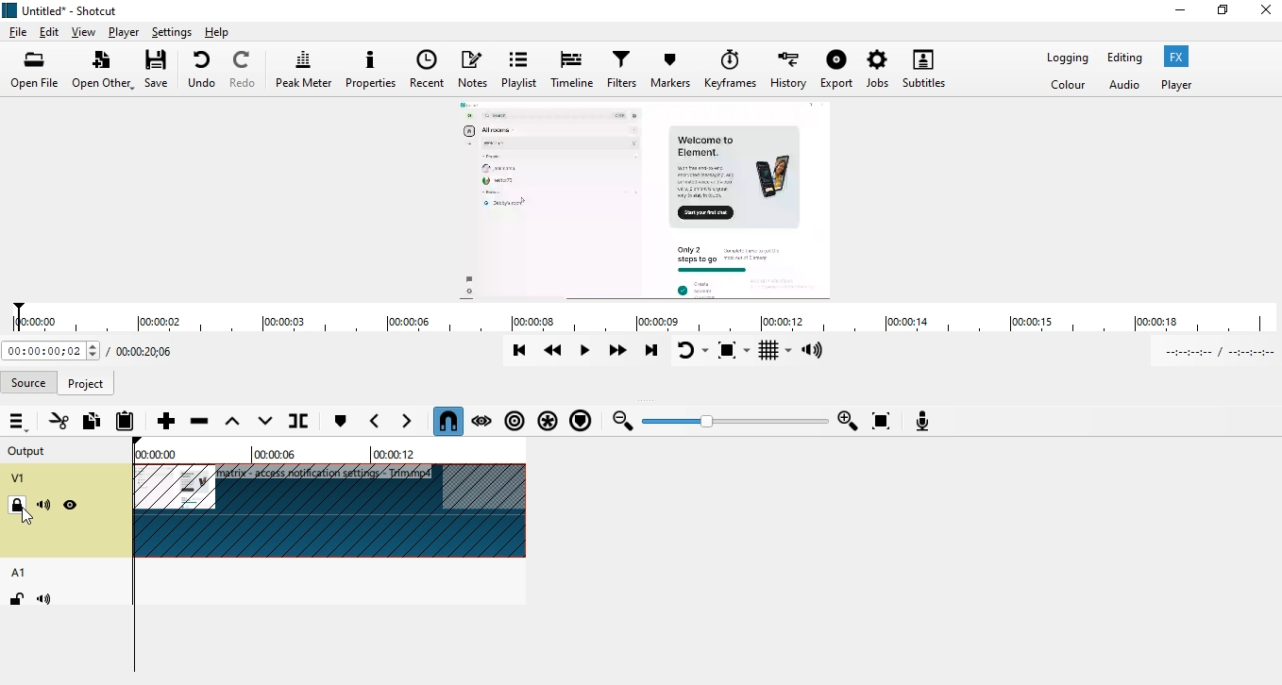 The width and height of the screenshot is (1282, 685). What do you see at coordinates (880, 420) in the screenshot?
I see `zoom timeline to fit` at bounding box center [880, 420].